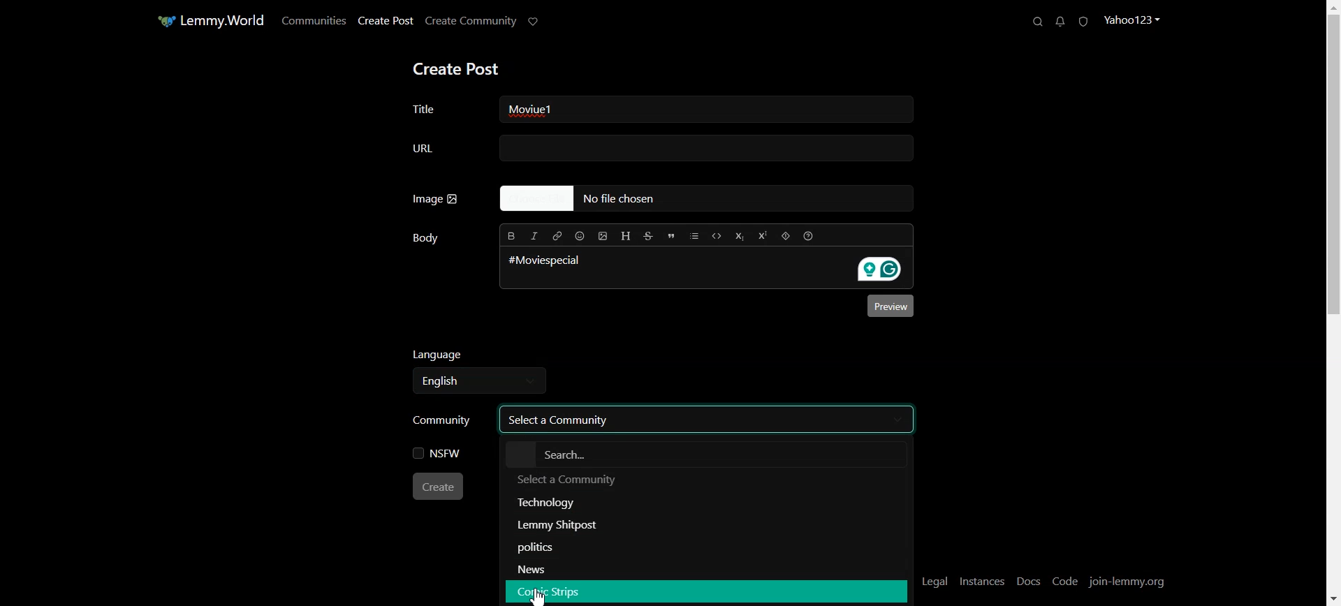 This screenshot has height=606, width=1341. Describe the element at coordinates (486, 382) in the screenshot. I see `Select language` at that location.